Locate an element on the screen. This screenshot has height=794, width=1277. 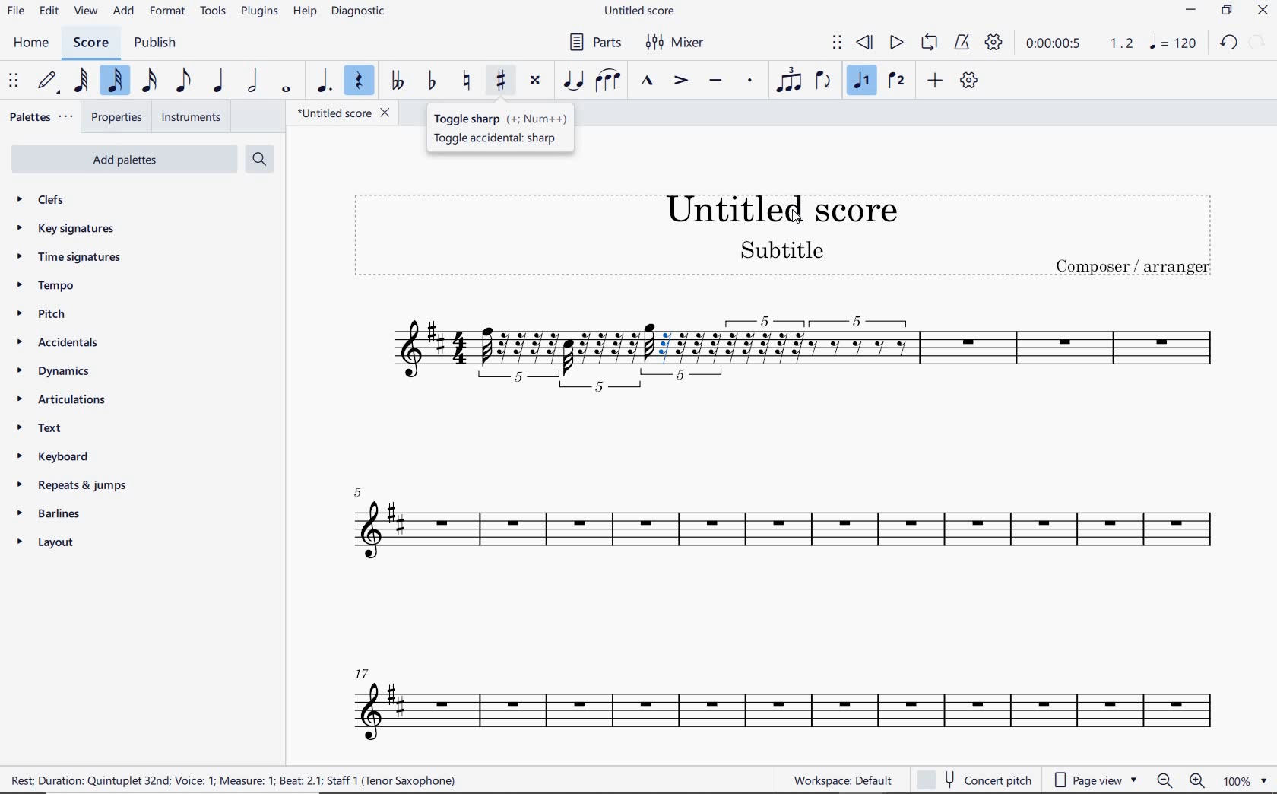
TEMPO is located at coordinates (71, 286).